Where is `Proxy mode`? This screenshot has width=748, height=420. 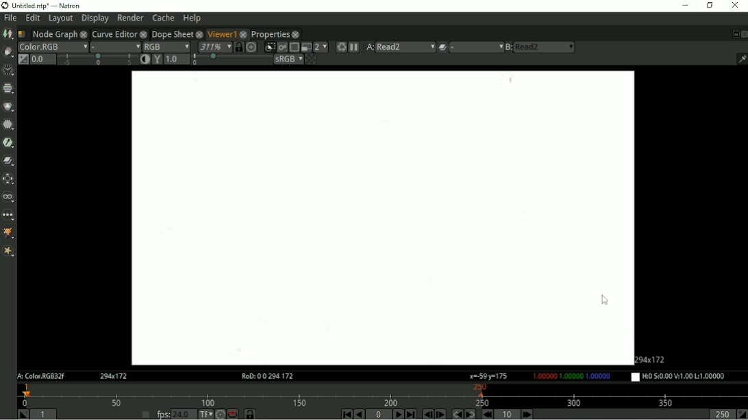 Proxy mode is located at coordinates (306, 47).